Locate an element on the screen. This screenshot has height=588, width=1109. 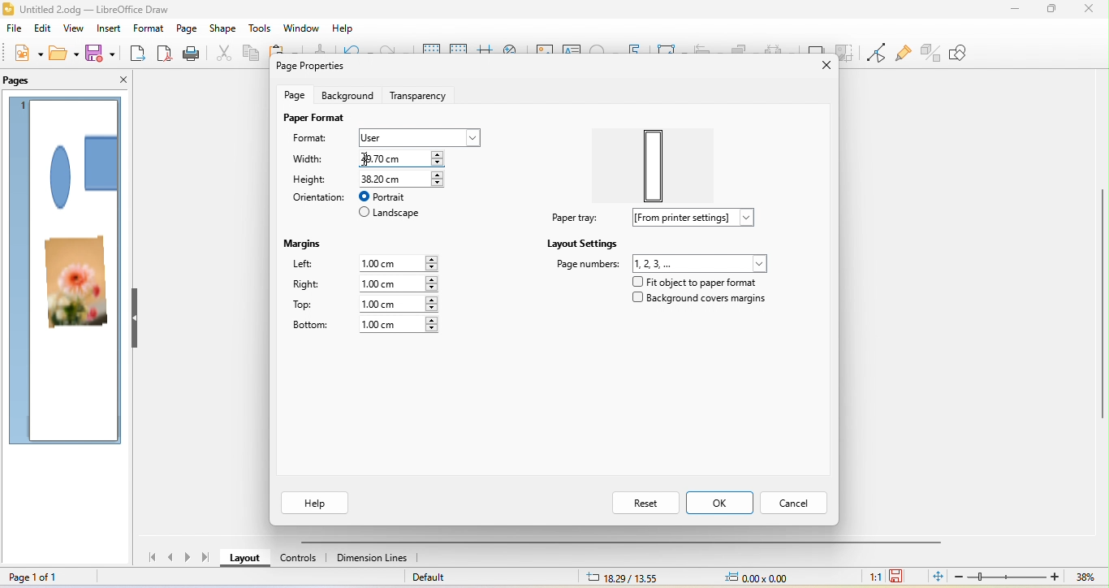
background is located at coordinates (348, 97).